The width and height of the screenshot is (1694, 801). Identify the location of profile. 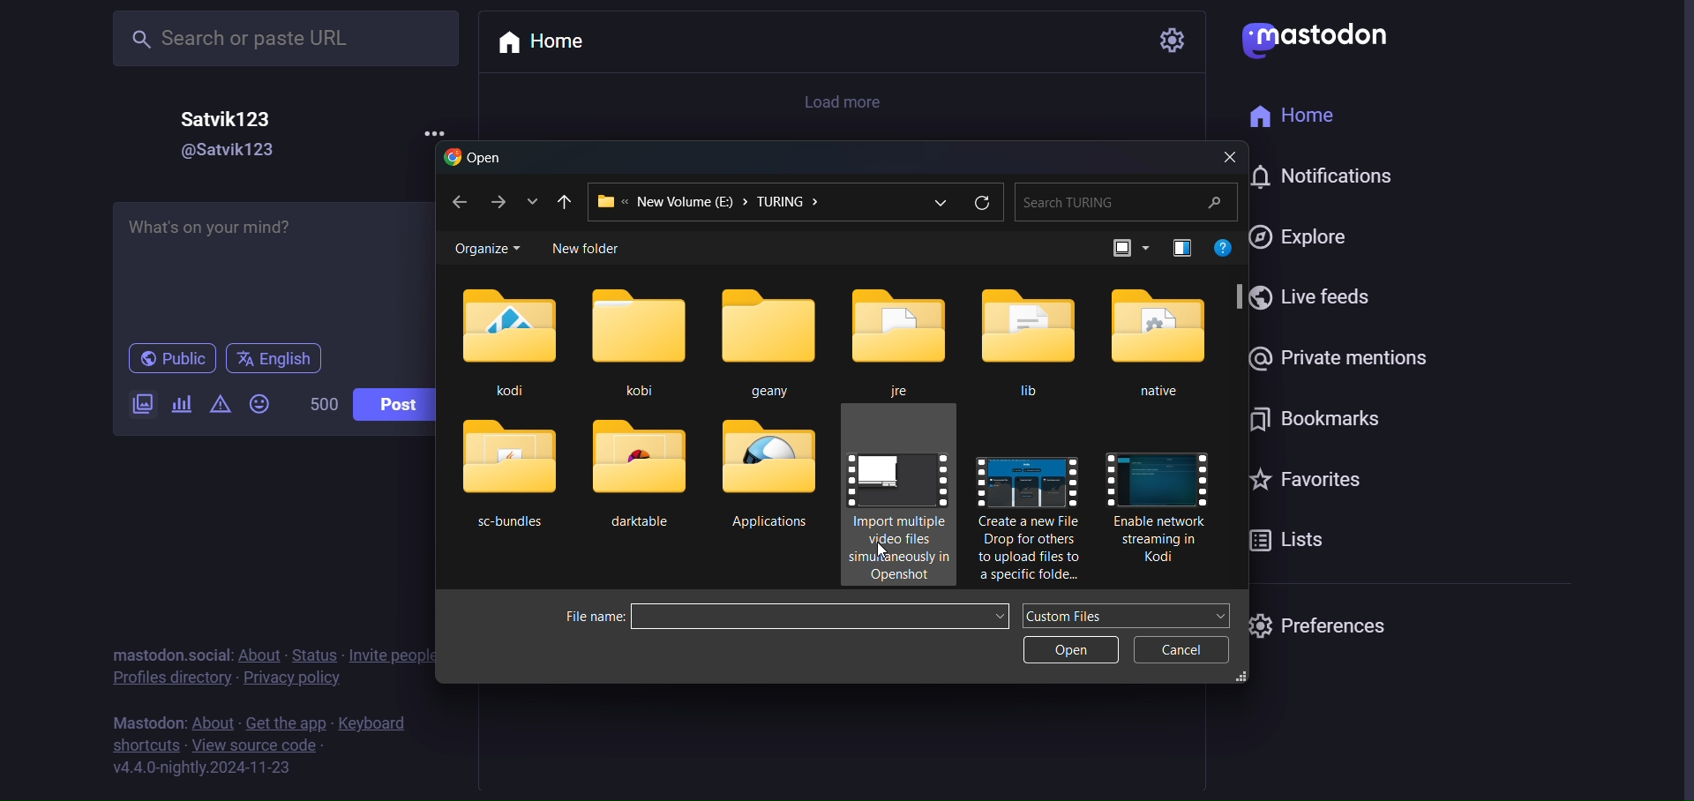
(164, 678).